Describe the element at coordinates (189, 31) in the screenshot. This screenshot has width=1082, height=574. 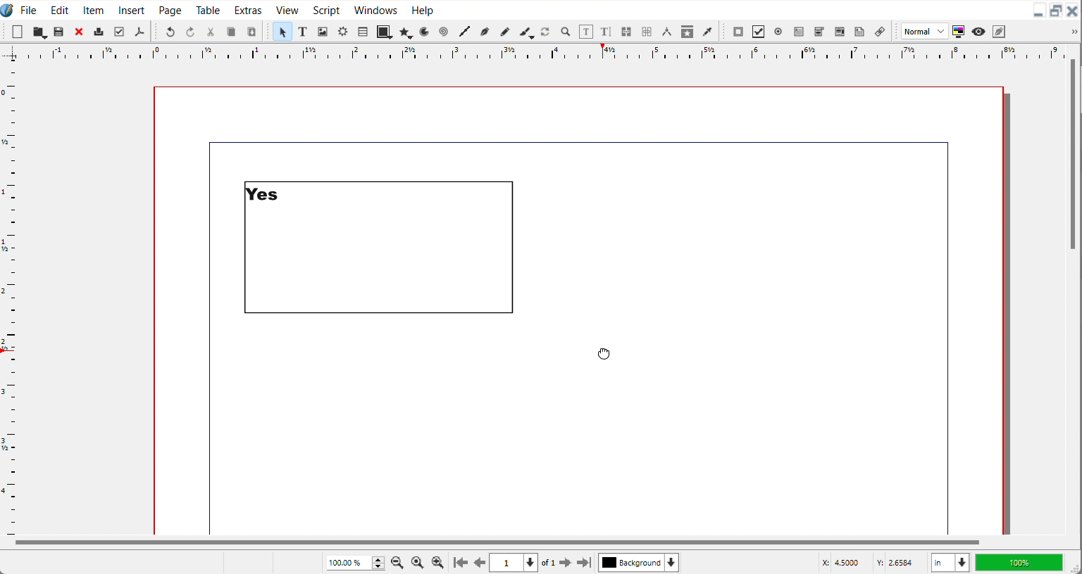
I see `Redo` at that location.